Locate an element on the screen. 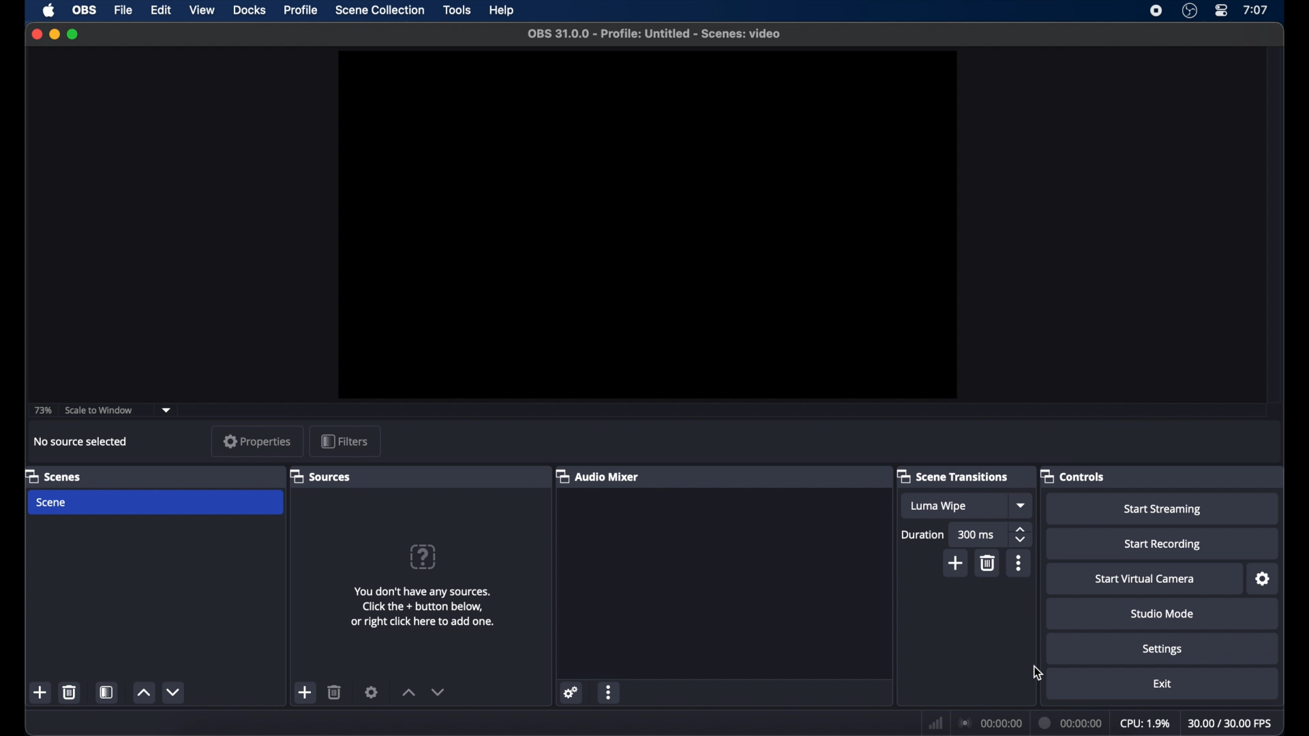 Image resolution: width=1309 pixels, height=736 pixels. fps is located at coordinates (1231, 724).